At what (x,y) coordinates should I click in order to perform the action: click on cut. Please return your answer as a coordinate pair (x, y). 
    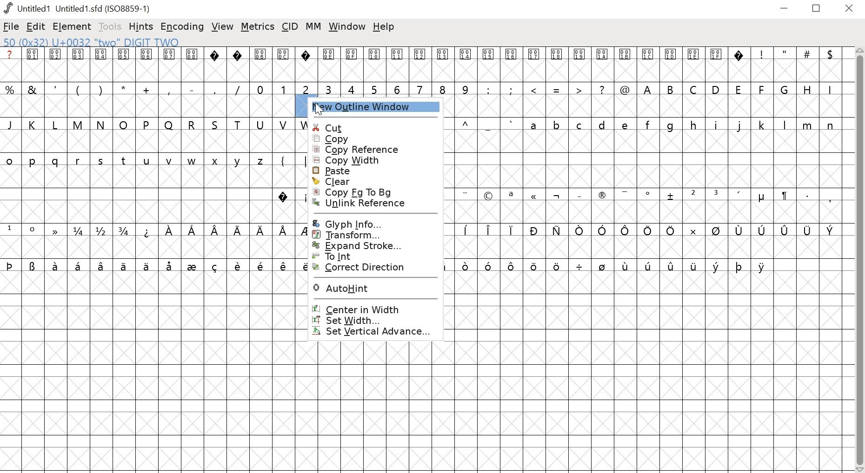
    Looking at the image, I should click on (376, 127).